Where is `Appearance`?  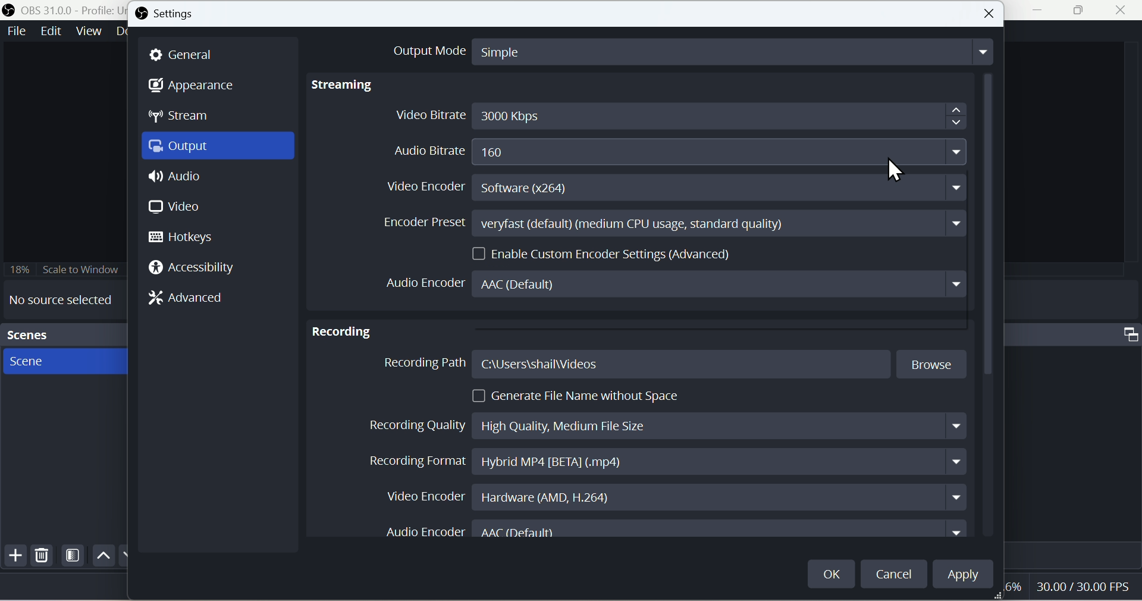 Appearance is located at coordinates (200, 87).